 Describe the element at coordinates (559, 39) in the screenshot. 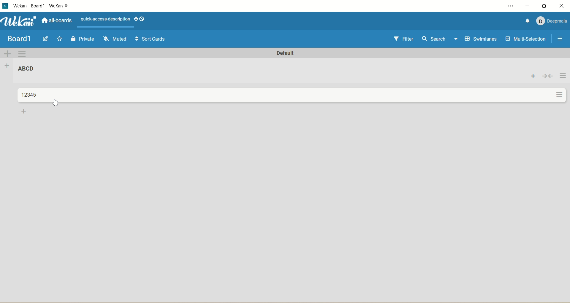

I see `open/close sidebar` at that location.